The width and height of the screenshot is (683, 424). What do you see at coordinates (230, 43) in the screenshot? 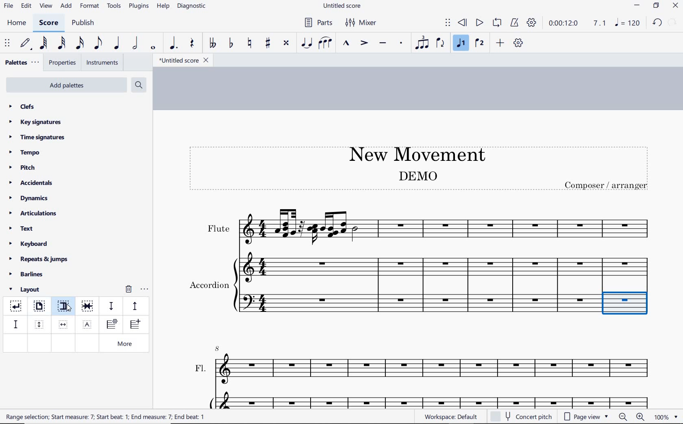
I see `toggle flat` at bounding box center [230, 43].